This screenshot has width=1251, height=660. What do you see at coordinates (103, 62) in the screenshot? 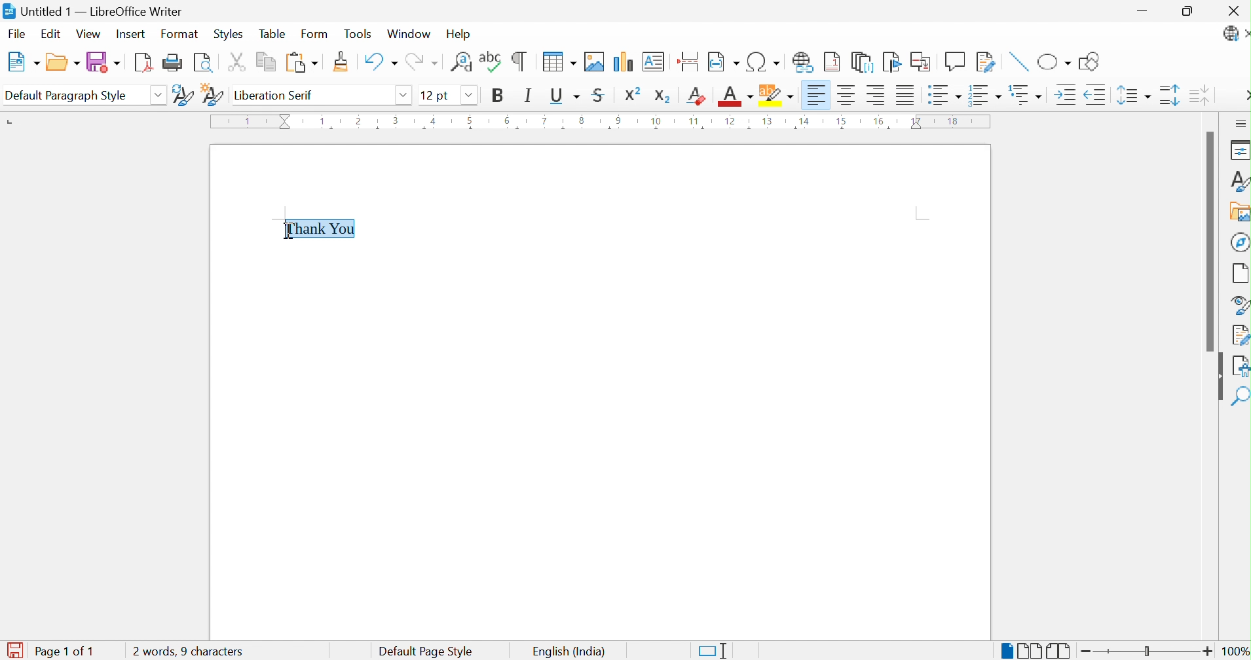
I see `Save` at bounding box center [103, 62].